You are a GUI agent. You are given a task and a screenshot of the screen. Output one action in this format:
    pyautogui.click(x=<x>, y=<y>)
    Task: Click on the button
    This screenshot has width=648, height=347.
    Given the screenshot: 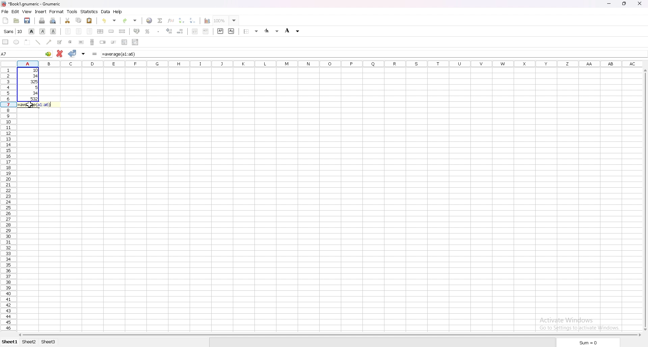 What is the action you would take?
    pyautogui.click(x=81, y=42)
    